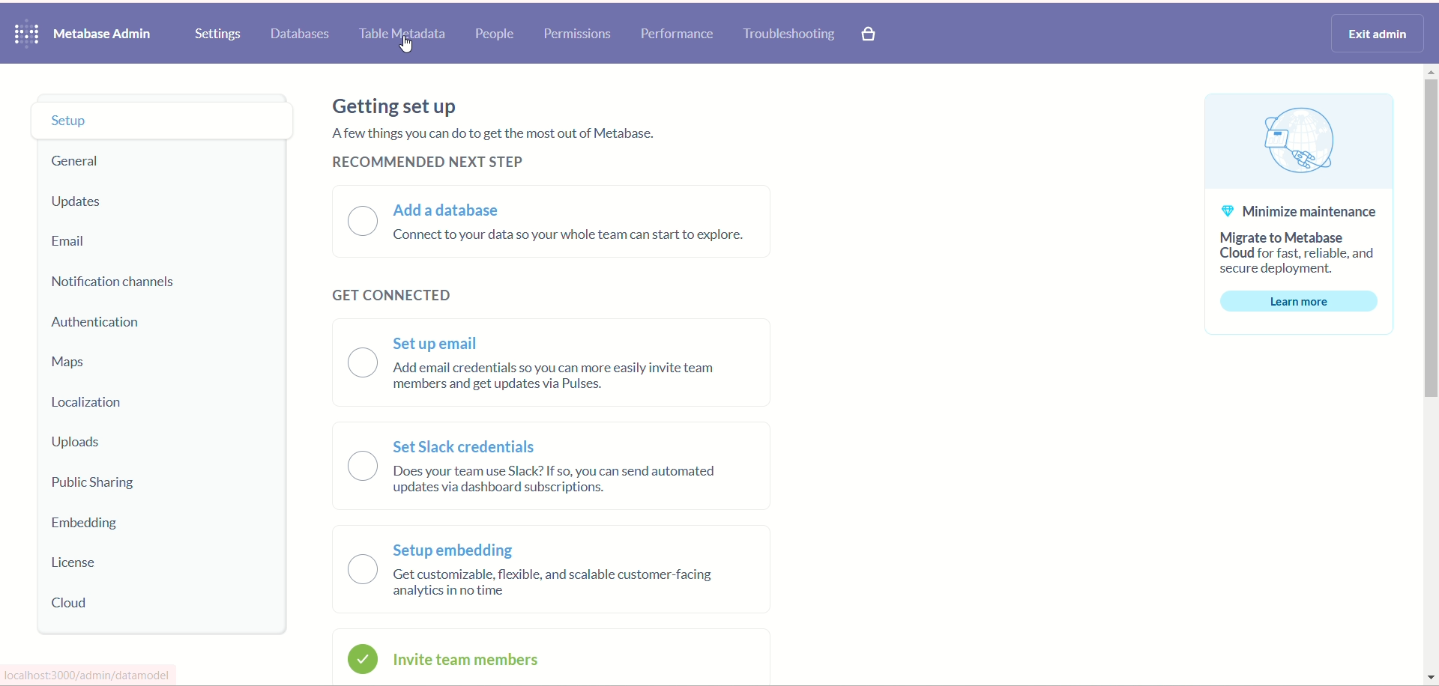 This screenshot has height=686, width=1439. Describe the element at coordinates (1378, 34) in the screenshot. I see `exit admin` at that location.